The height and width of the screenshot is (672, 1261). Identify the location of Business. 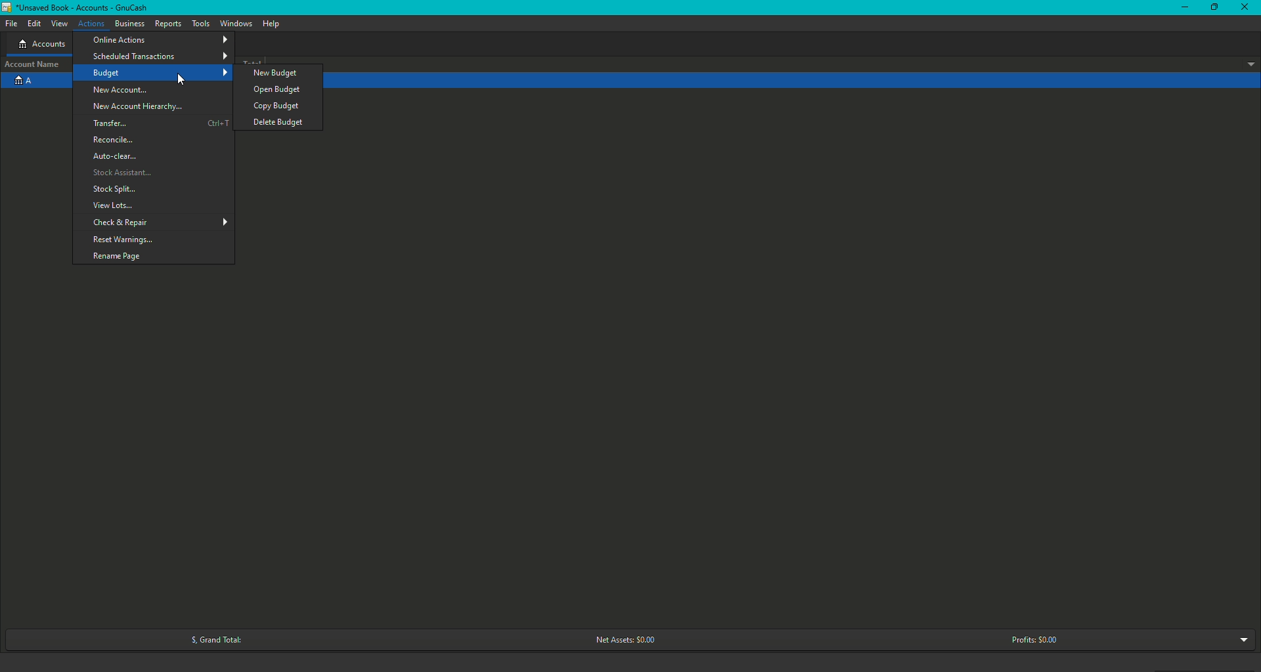
(129, 24).